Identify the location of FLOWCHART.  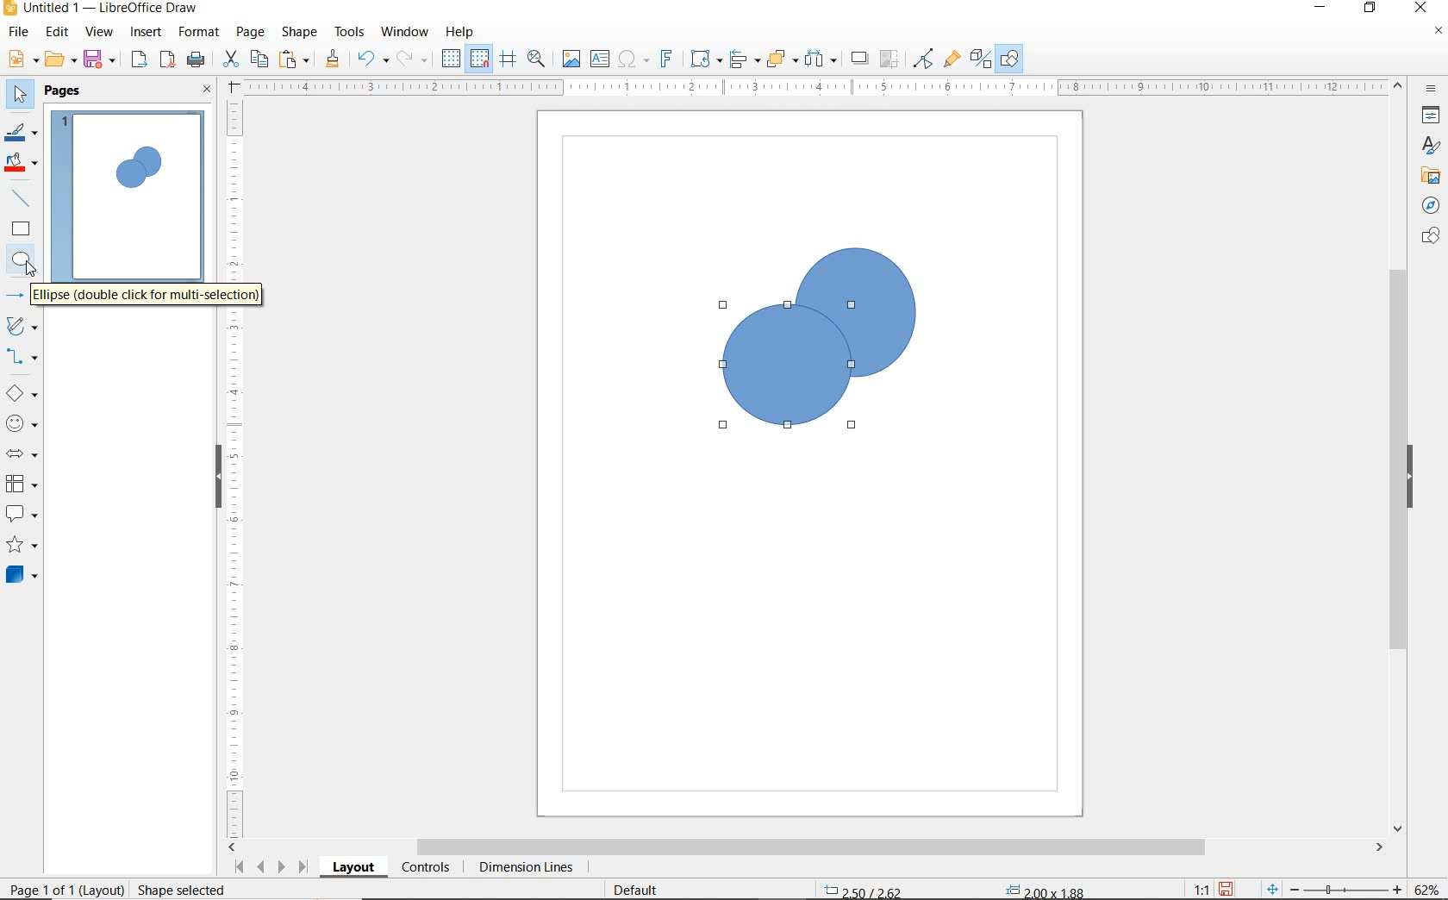
(21, 484).